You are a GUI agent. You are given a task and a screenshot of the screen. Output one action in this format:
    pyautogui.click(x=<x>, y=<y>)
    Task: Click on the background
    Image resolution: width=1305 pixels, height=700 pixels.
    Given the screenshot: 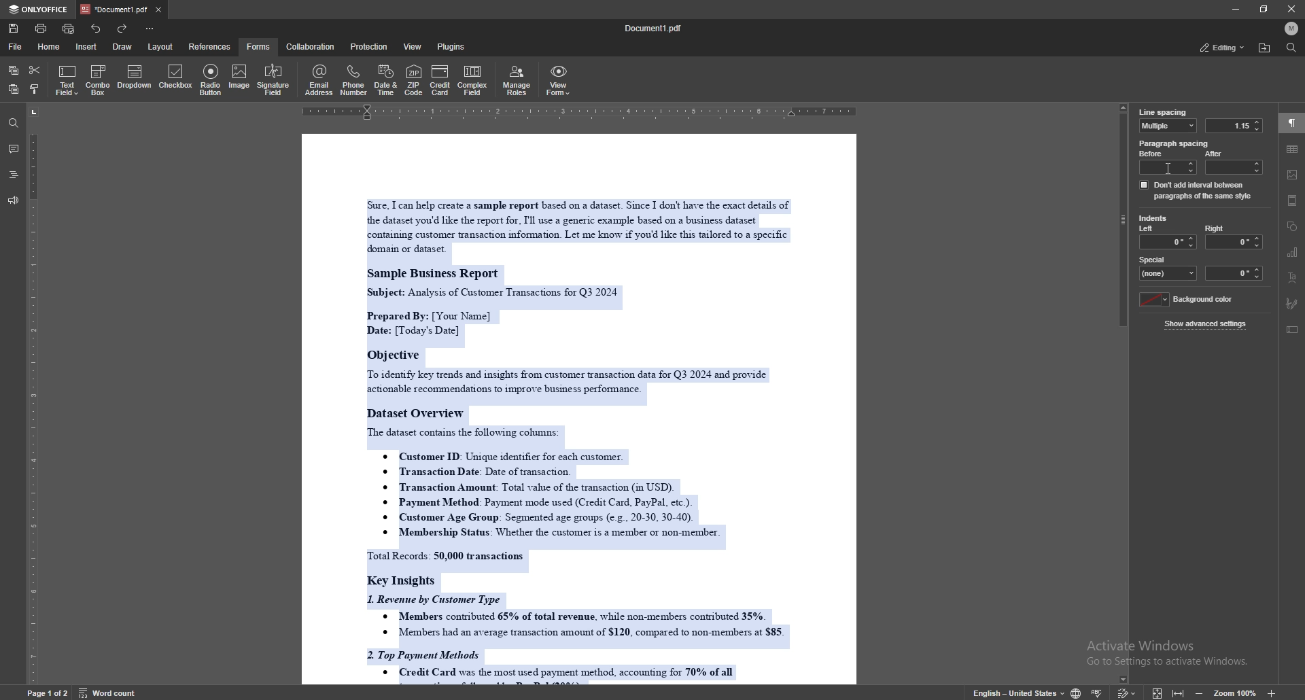 What is the action you would take?
    pyautogui.click(x=1189, y=300)
    